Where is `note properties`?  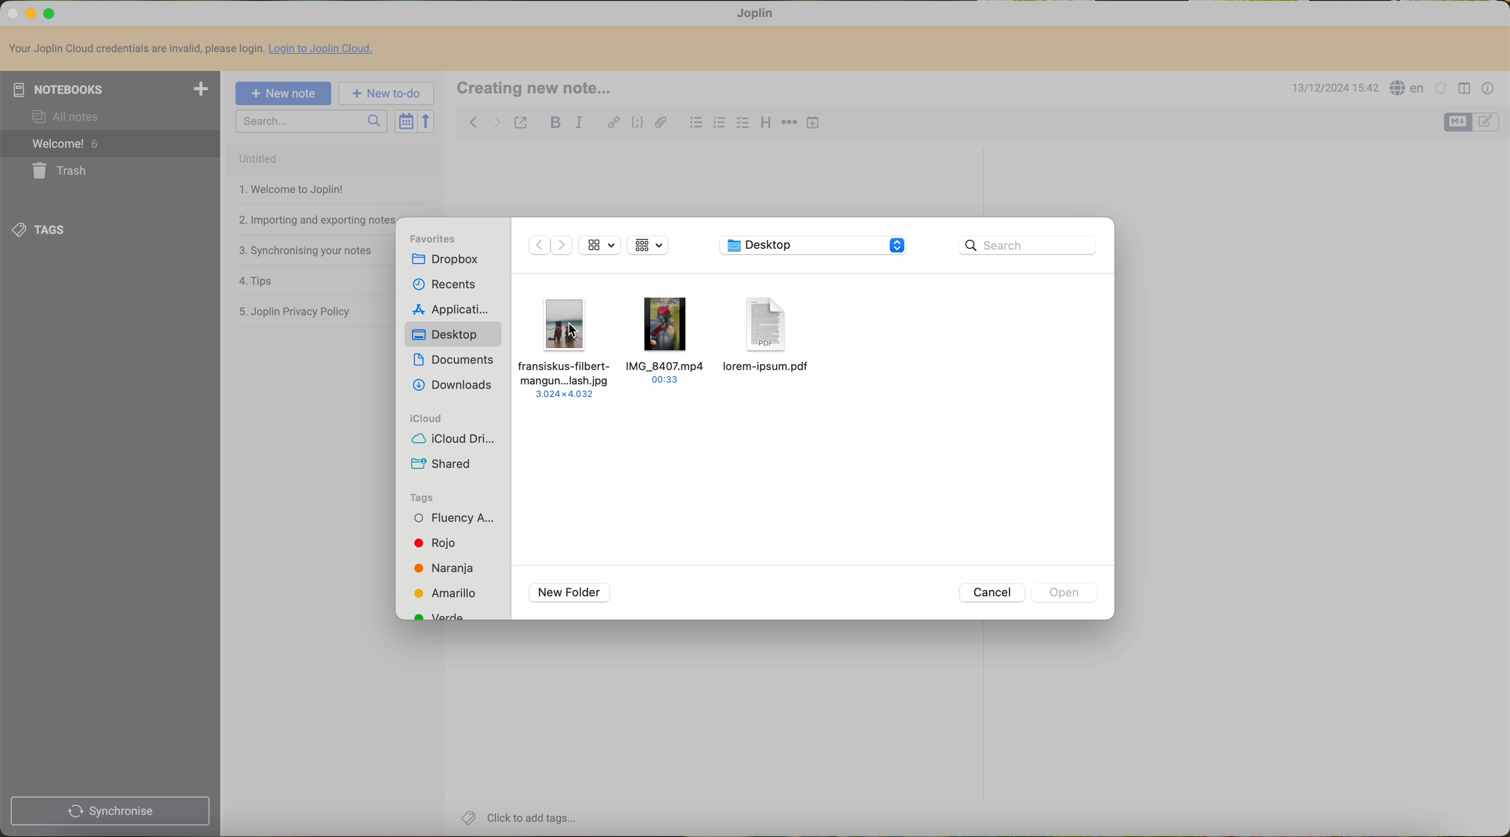 note properties is located at coordinates (1488, 91).